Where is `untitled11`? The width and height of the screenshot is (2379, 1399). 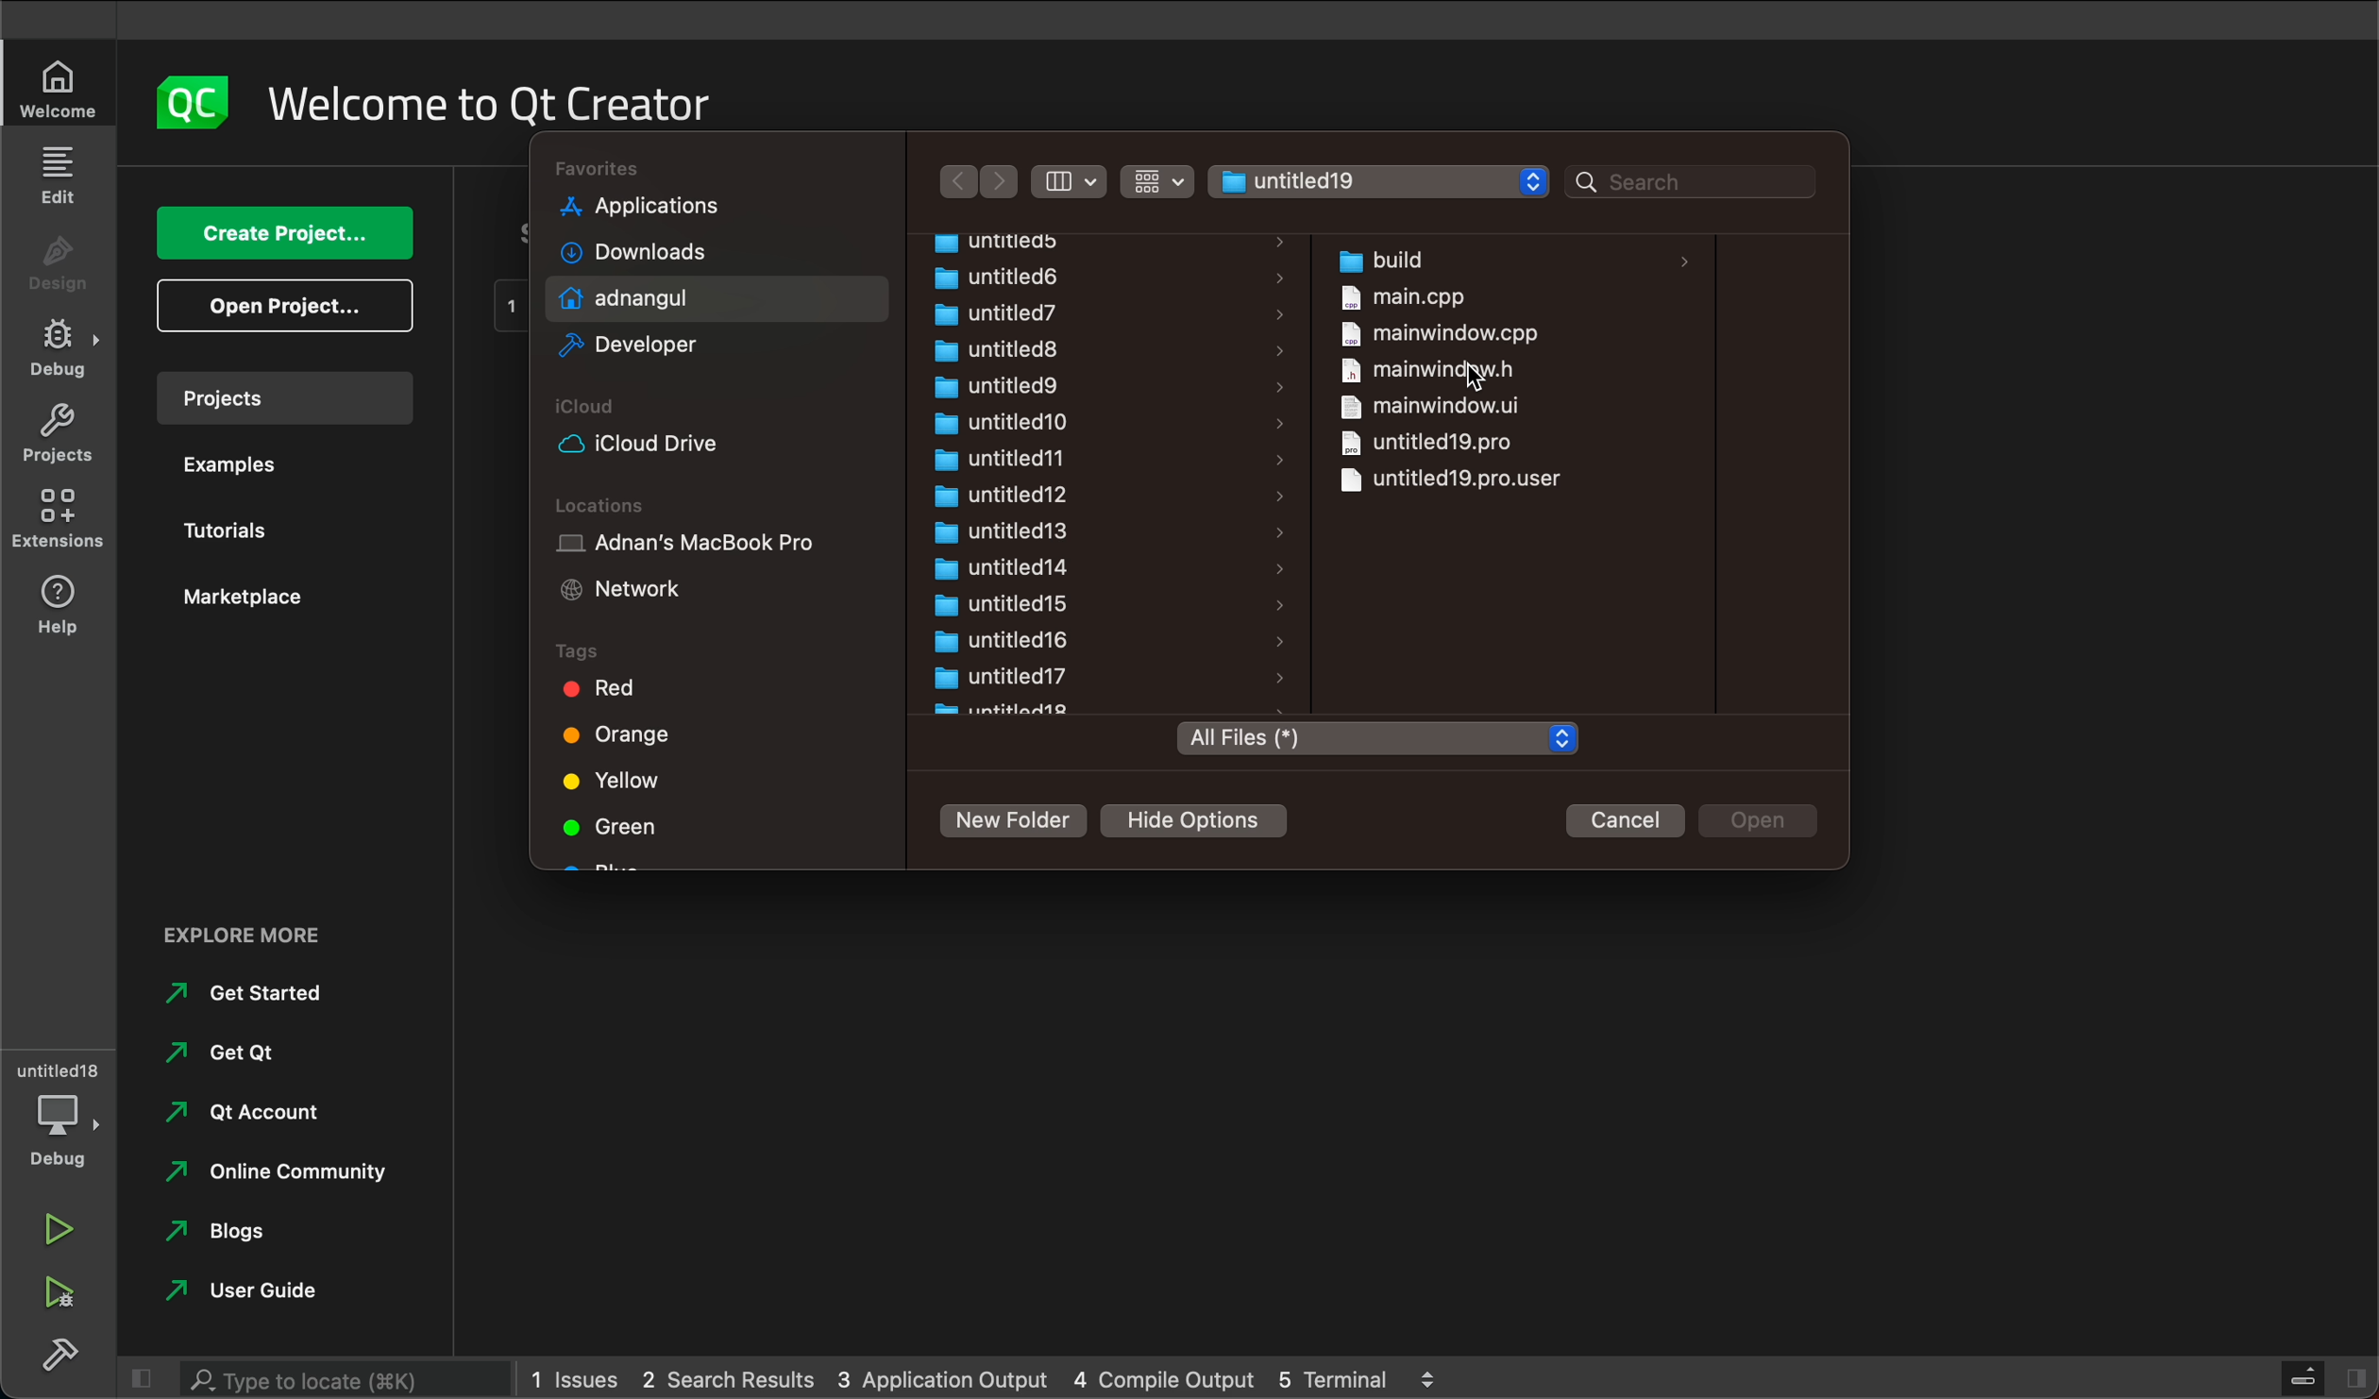
untitled11 is located at coordinates (1000, 460).